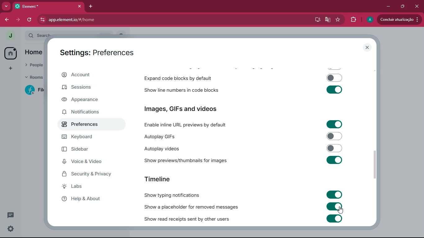 This screenshot has height=238, width=424. I want to click on toggle on/off, so click(334, 78).